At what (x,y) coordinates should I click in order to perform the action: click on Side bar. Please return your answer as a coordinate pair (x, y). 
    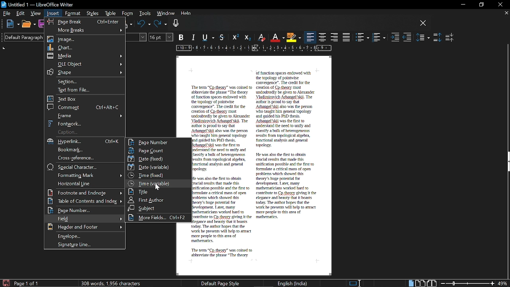
    Looking at the image, I should click on (507, 163).